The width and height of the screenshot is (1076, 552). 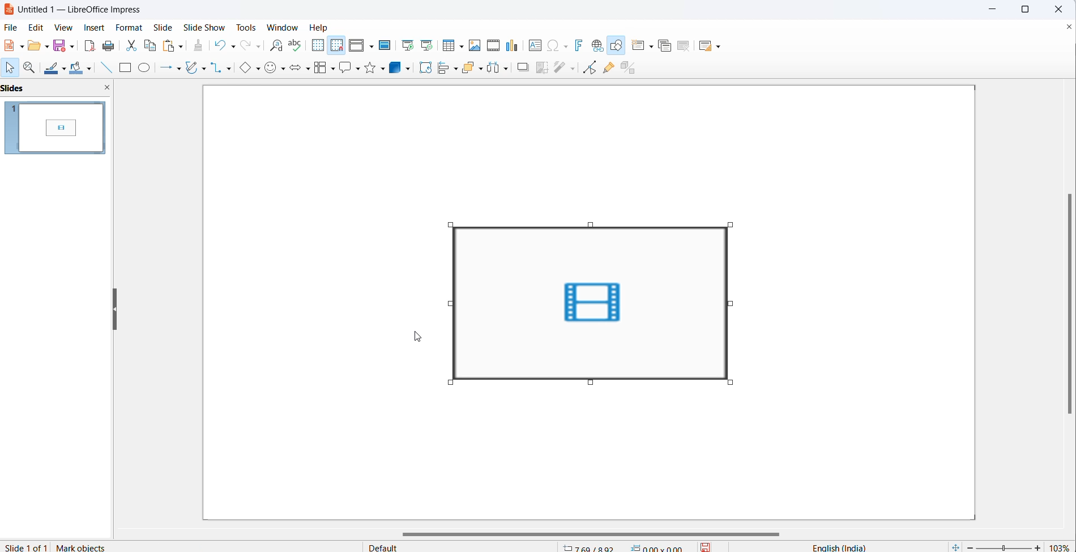 I want to click on symbol shapes, so click(x=271, y=68).